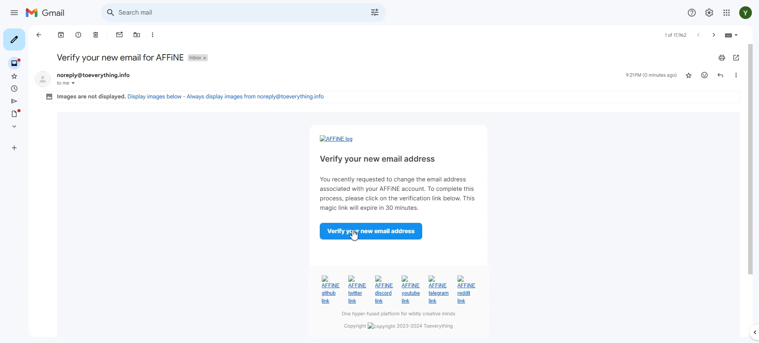  I want to click on More, so click(153, 35).